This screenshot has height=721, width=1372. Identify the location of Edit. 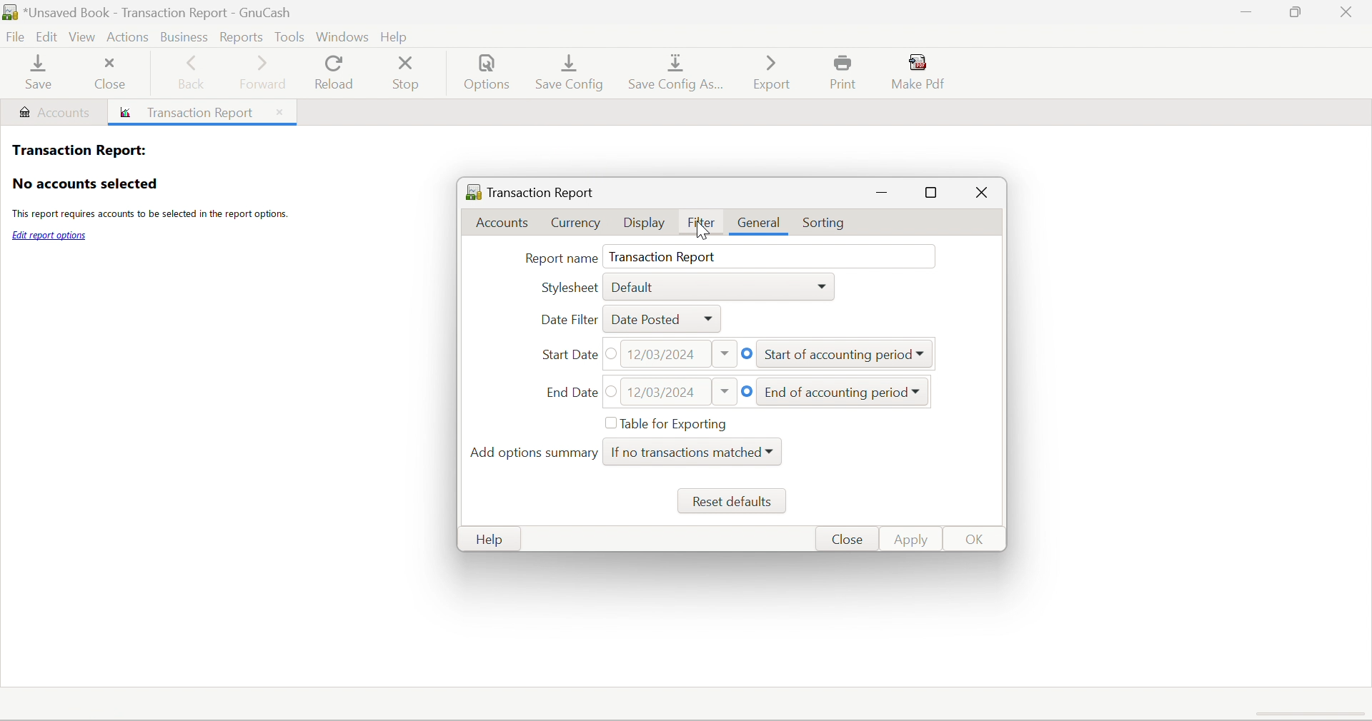
(49, 37).